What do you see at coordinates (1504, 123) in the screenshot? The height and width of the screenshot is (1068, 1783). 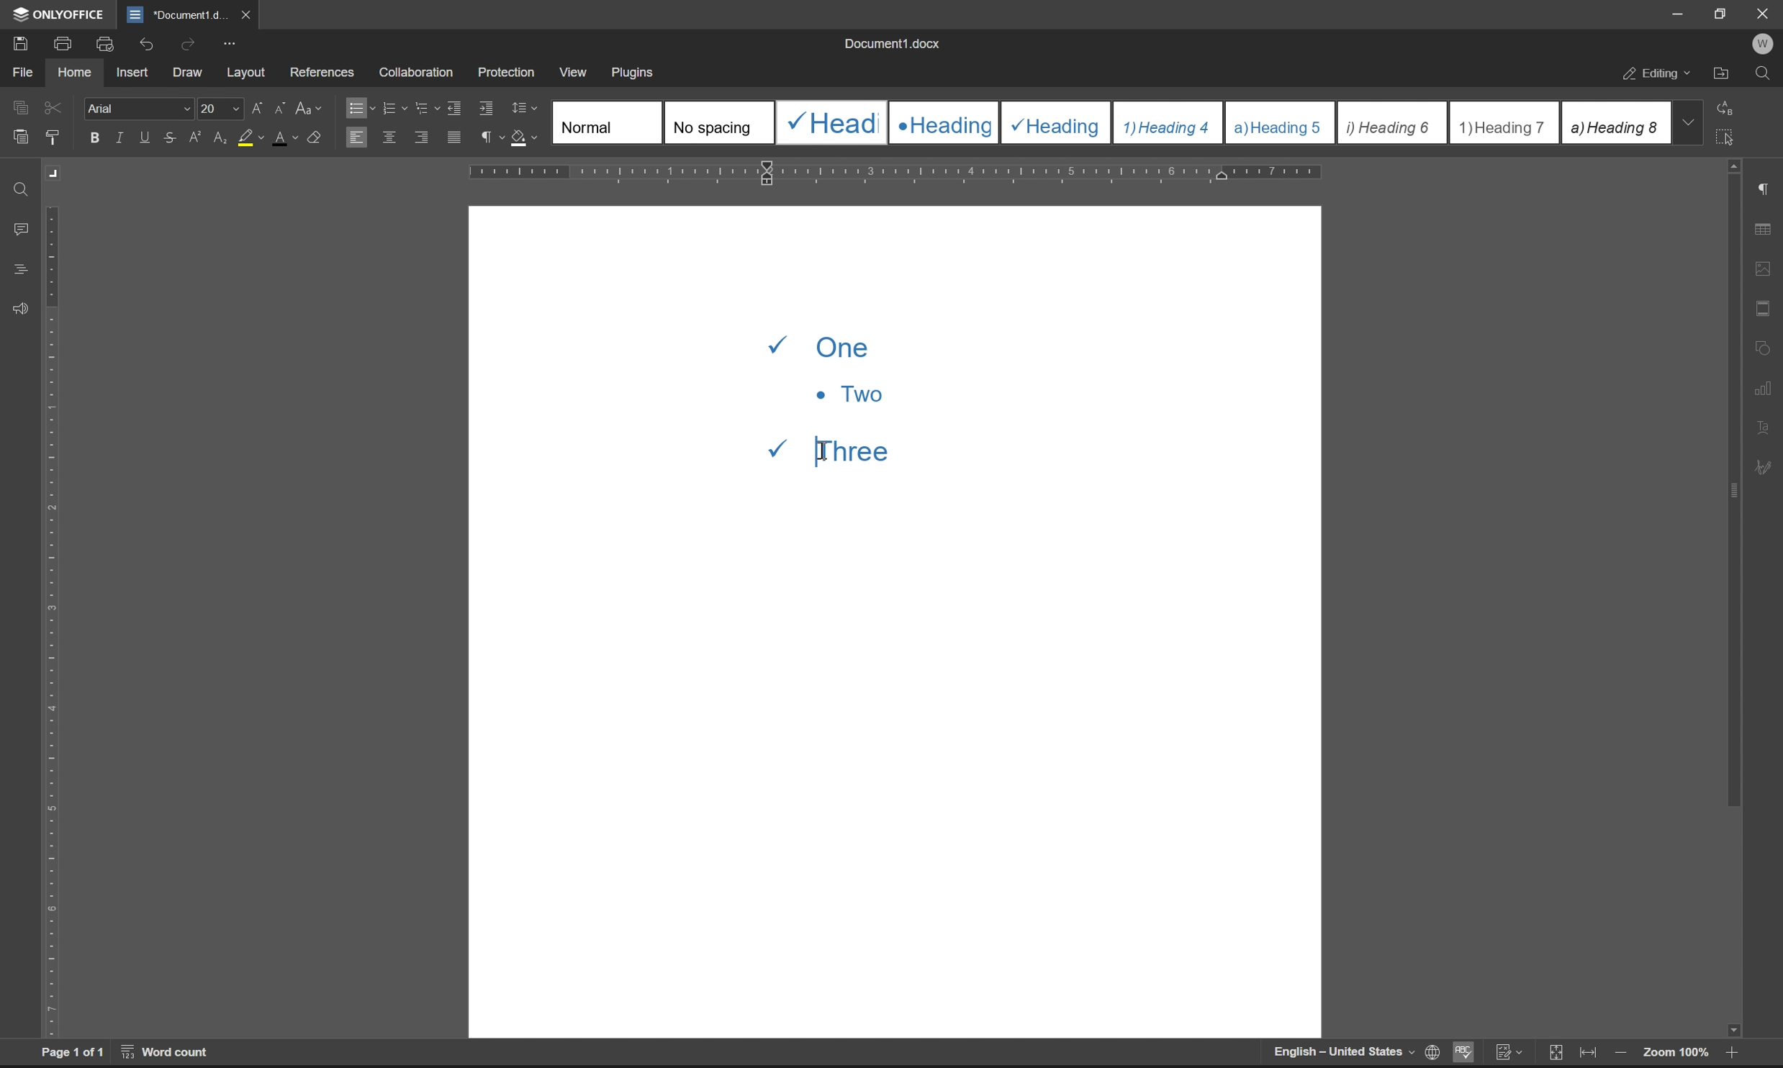 I see `Heading 7` at bounding box center [1504, 123].